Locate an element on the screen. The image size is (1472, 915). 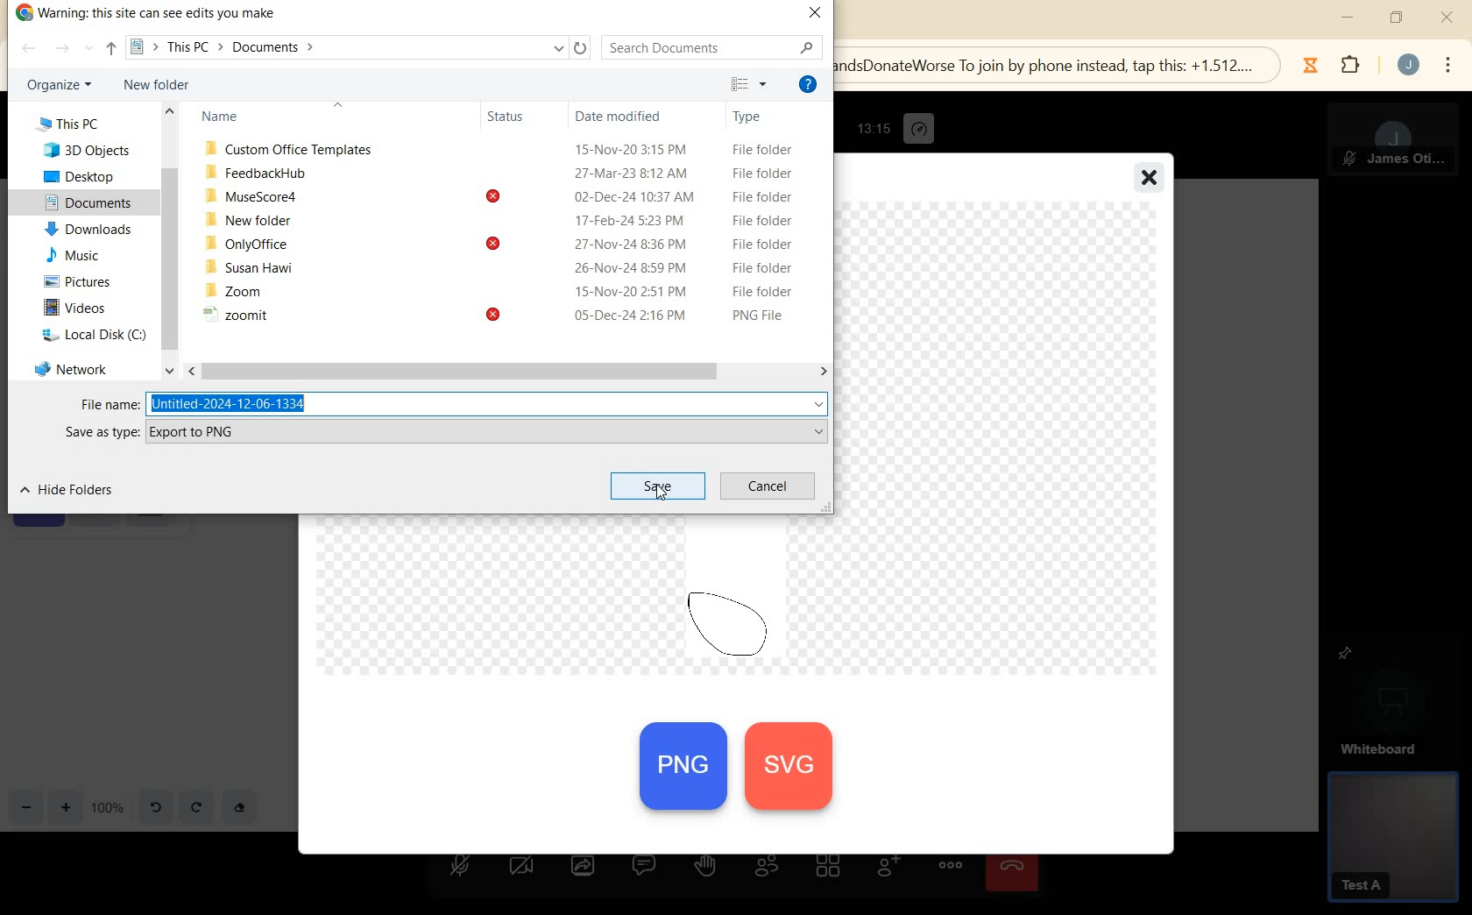
minimize is located at coordinates (1347, 17).